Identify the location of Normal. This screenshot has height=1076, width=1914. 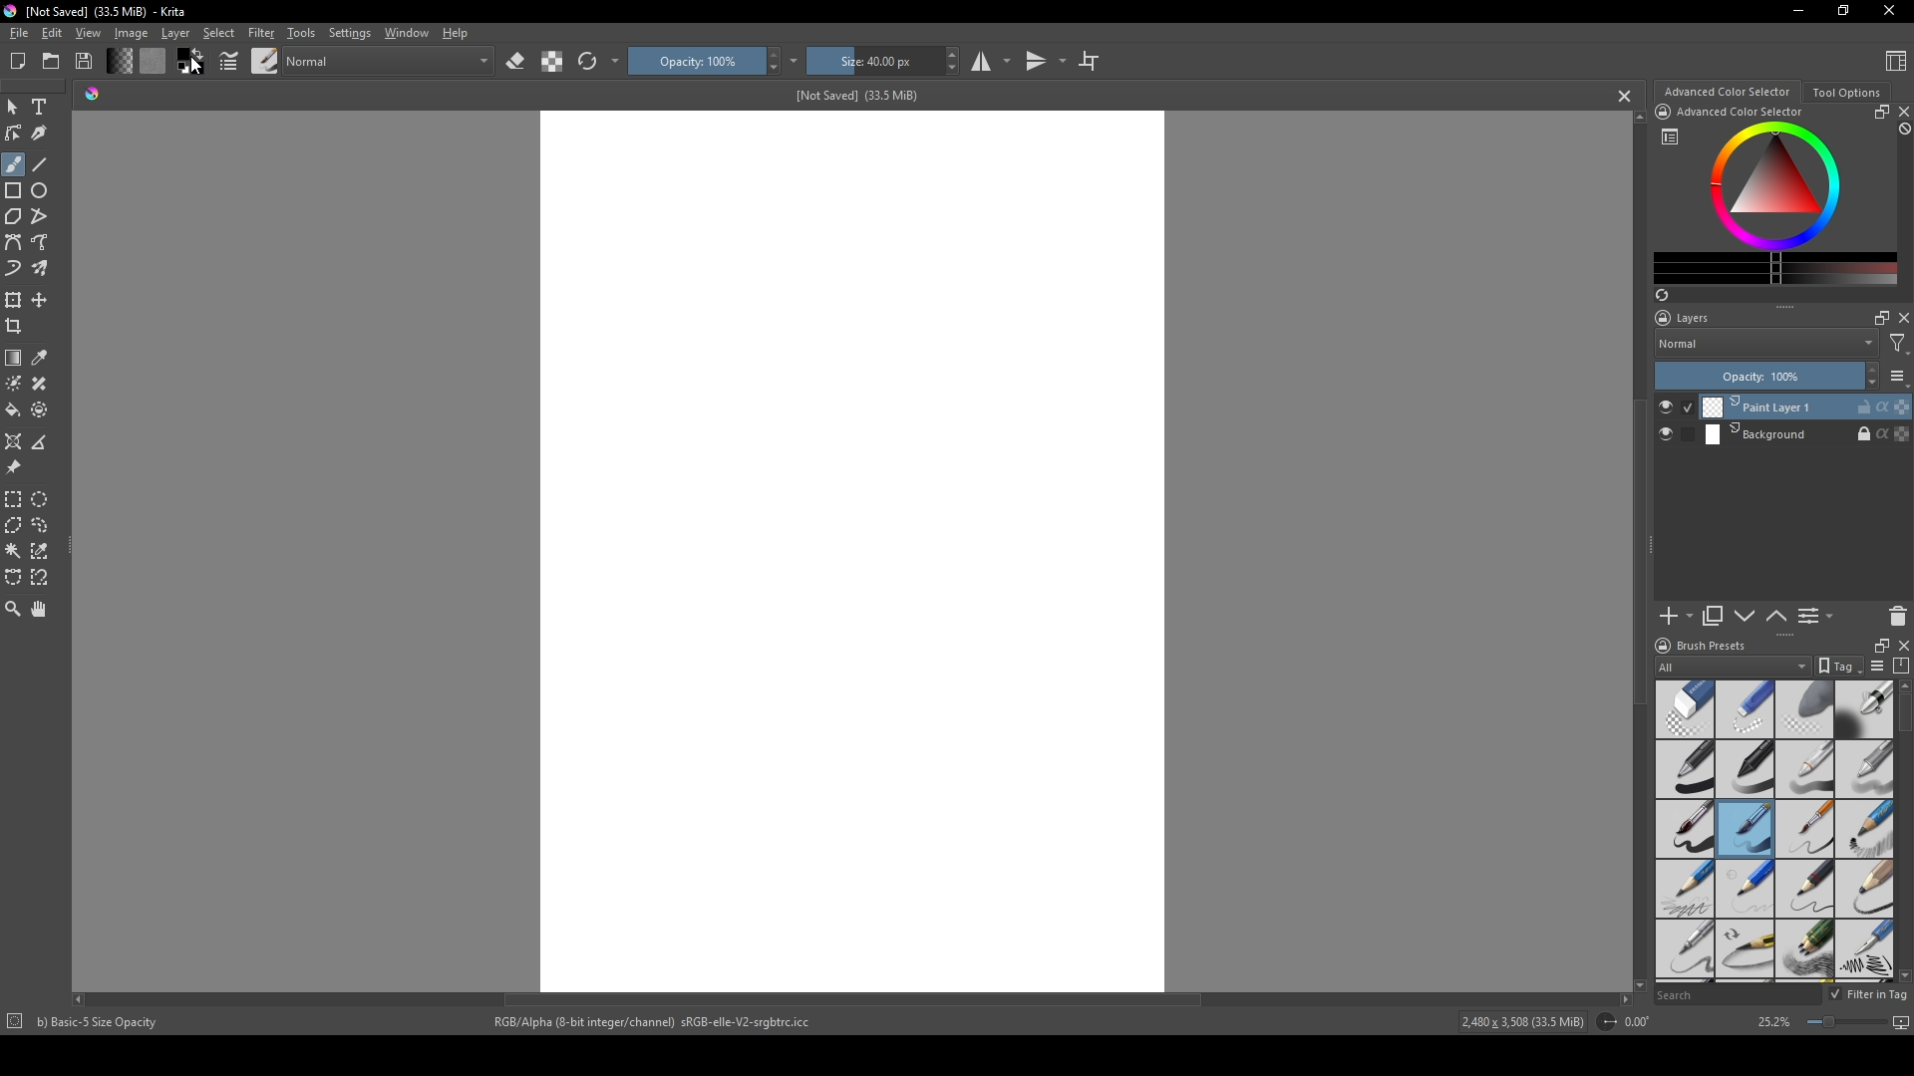
(1766, 343).